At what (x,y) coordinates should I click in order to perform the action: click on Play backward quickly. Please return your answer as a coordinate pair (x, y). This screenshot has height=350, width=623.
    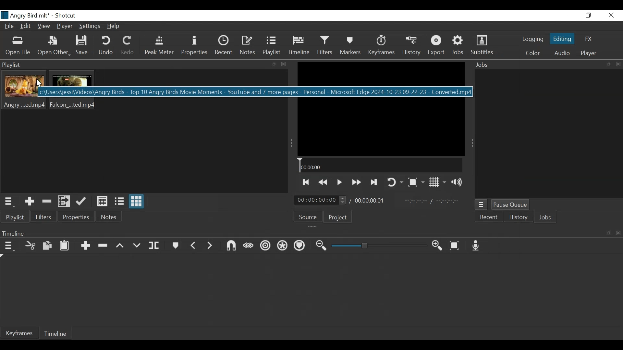
    Looking at the image, I should click on (324, 183).